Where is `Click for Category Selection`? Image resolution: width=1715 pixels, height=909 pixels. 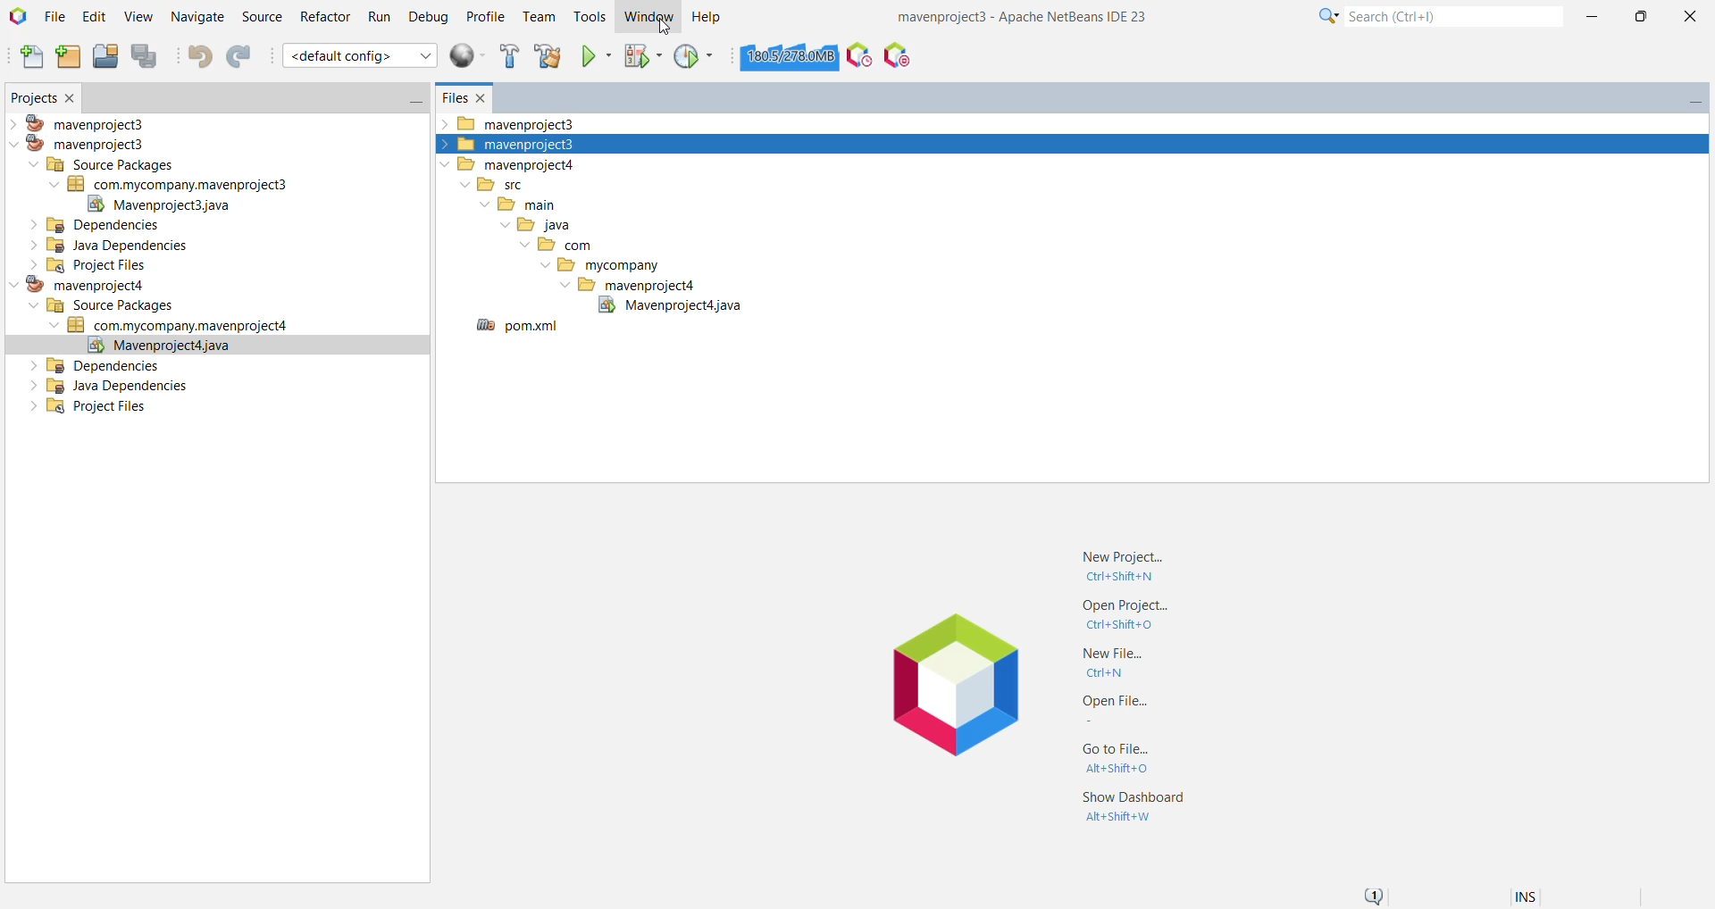 Click for Category Selection is located at coordinates (1324, 19).